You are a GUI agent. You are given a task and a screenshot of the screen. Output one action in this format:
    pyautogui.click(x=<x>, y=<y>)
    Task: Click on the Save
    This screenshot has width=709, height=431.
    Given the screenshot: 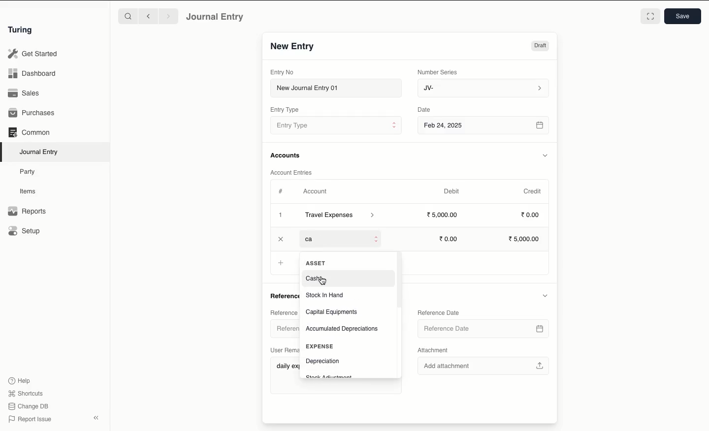 What is the action you would take?
    pyautogui.click(x=683, y=16)
    